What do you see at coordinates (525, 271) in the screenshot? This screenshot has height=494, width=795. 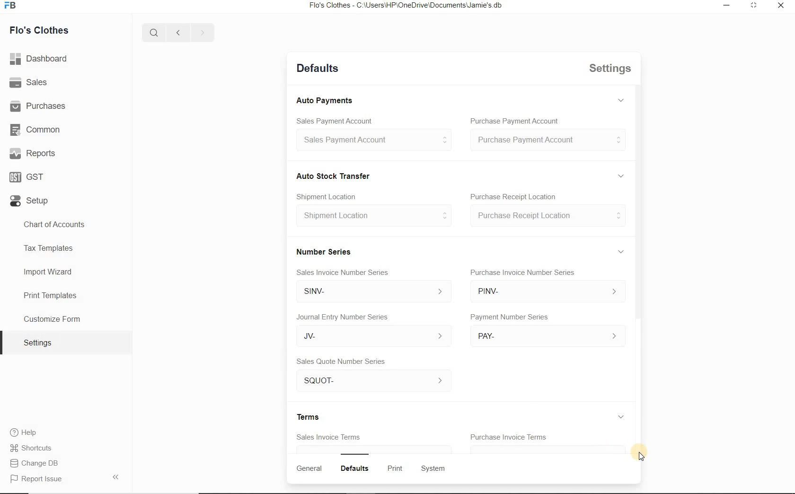 I see `Purchase Invoice Number Series.` at bounding box center [525, 271].